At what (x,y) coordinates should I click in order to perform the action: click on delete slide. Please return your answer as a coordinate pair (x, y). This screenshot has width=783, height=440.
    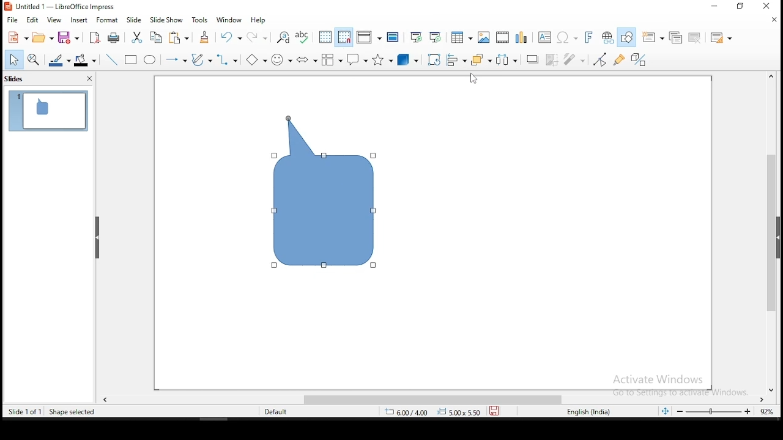
    Looking at the image, I should click on (697, 37).